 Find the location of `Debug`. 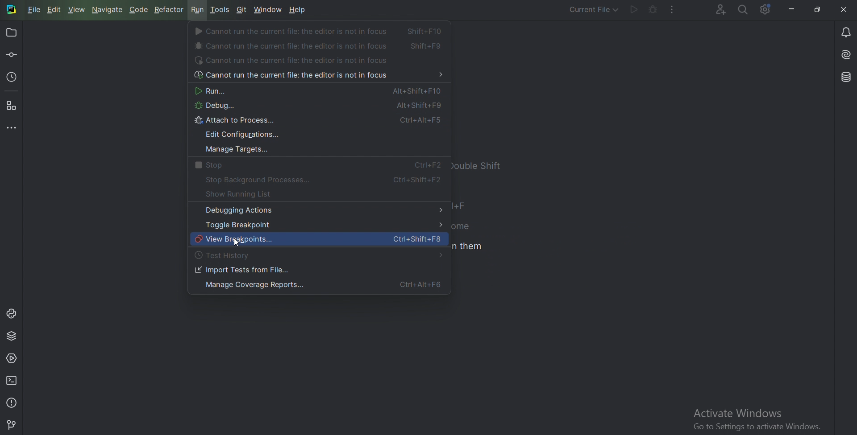

Debug is located at coordinates (315, 107).